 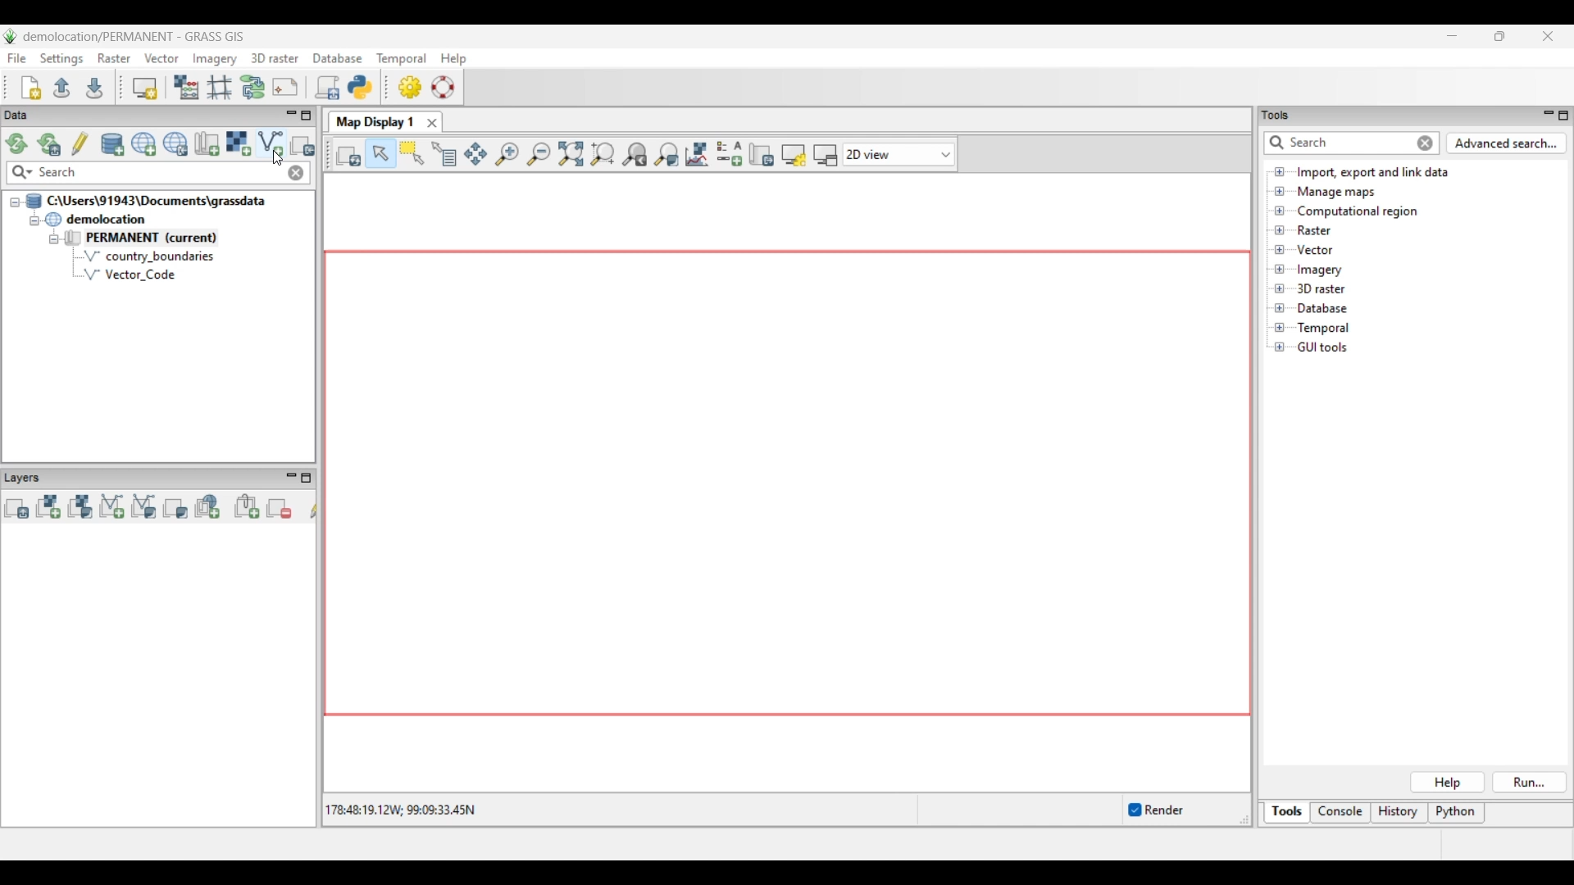 What do you see at coordinates (291, 116) in the screenshot?
I see `Minimize Data menu` at bounding box center [291, 116].